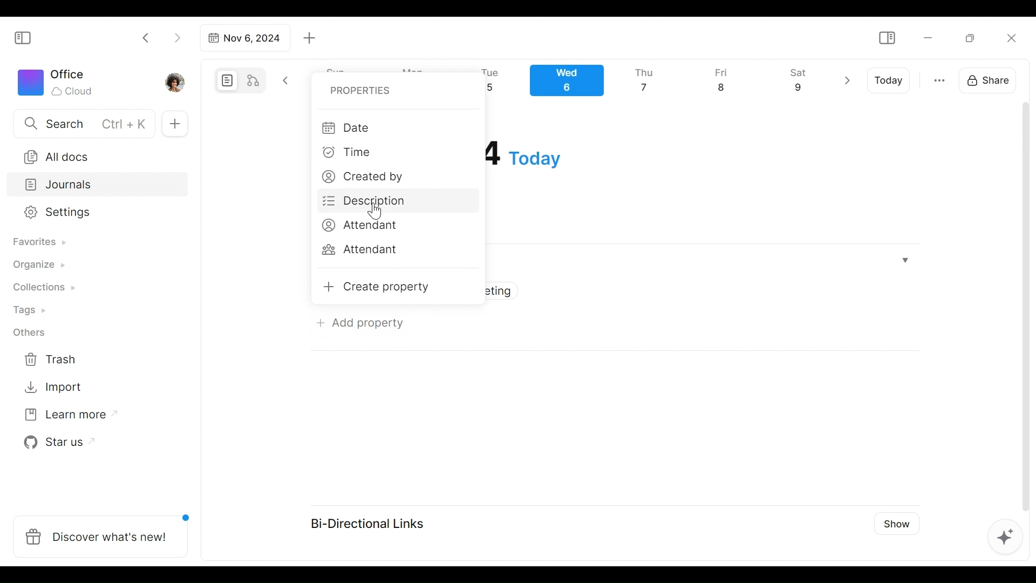 Image resolution: width=1036 pixels, height=583 pixels. I want to click on Page mode, so click(226, 80).